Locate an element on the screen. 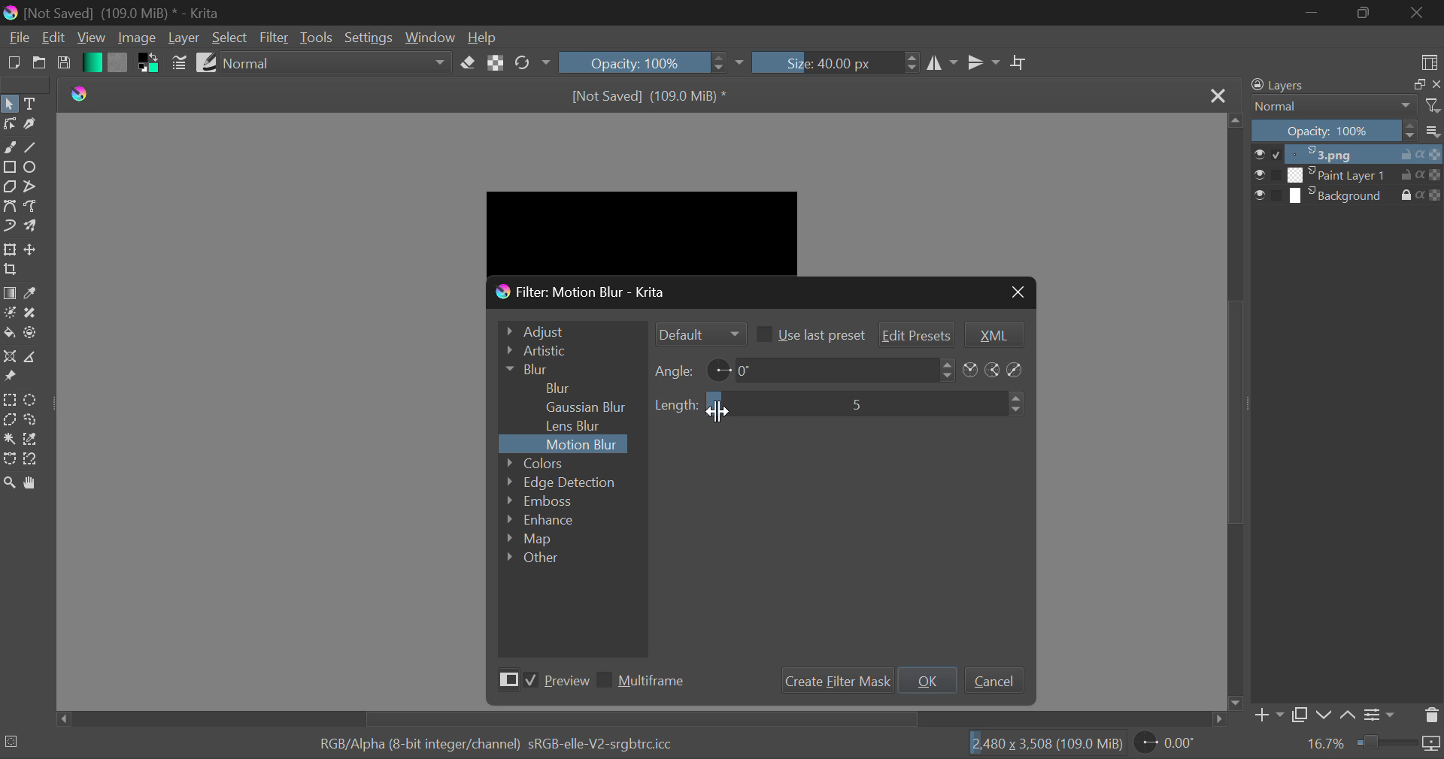  [Not Saved] (109.0 MiB) * is located at coordinates (653, 94).